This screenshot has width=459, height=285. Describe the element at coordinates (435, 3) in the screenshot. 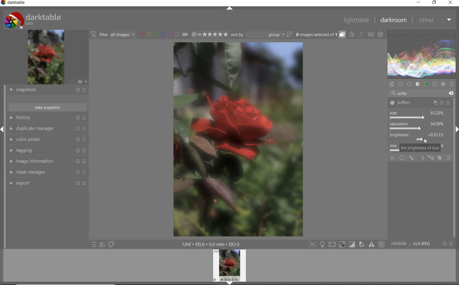

I see `restore` at that location.